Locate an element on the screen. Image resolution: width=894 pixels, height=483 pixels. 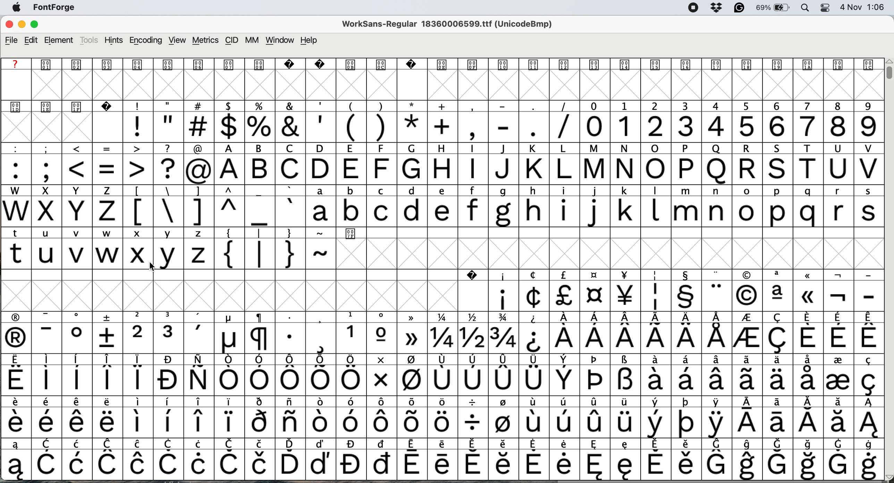
WorkSans-Regular 18360006599.ttf (UnicodeBmp) is located at coordinates (450, 26).